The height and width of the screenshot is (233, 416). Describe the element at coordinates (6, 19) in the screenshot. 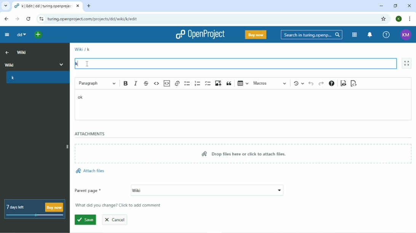

I see `Back` at that location.